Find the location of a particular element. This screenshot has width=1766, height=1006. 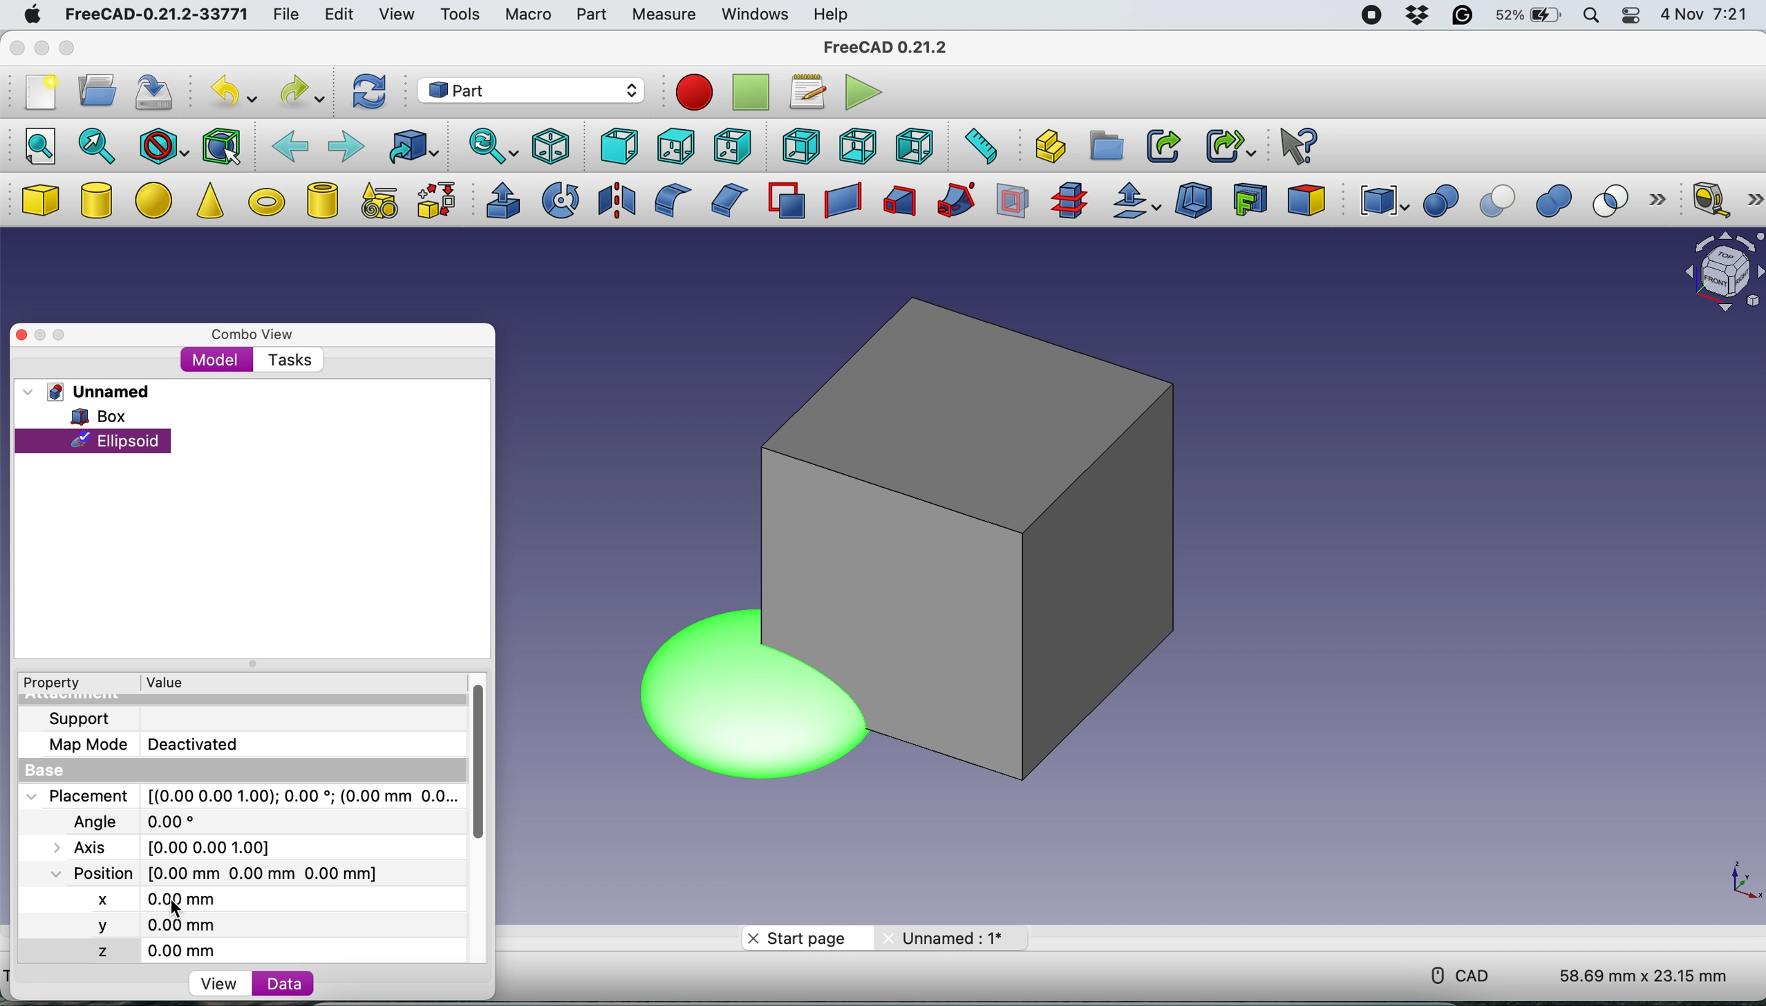

cross section is located at coordinates (1069, 201).